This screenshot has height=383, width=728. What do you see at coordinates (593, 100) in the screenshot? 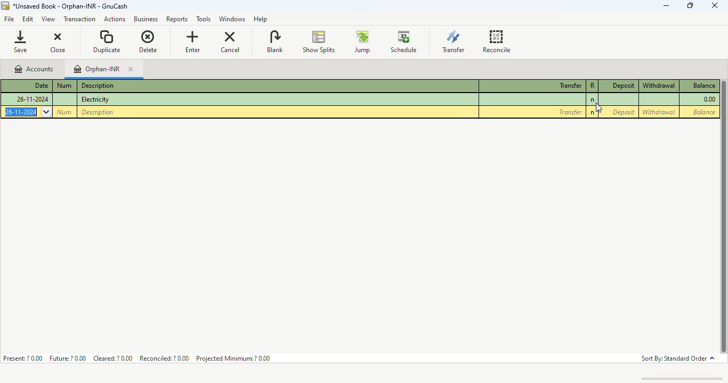
I see `not cleared` at bounding box center [593, 100].